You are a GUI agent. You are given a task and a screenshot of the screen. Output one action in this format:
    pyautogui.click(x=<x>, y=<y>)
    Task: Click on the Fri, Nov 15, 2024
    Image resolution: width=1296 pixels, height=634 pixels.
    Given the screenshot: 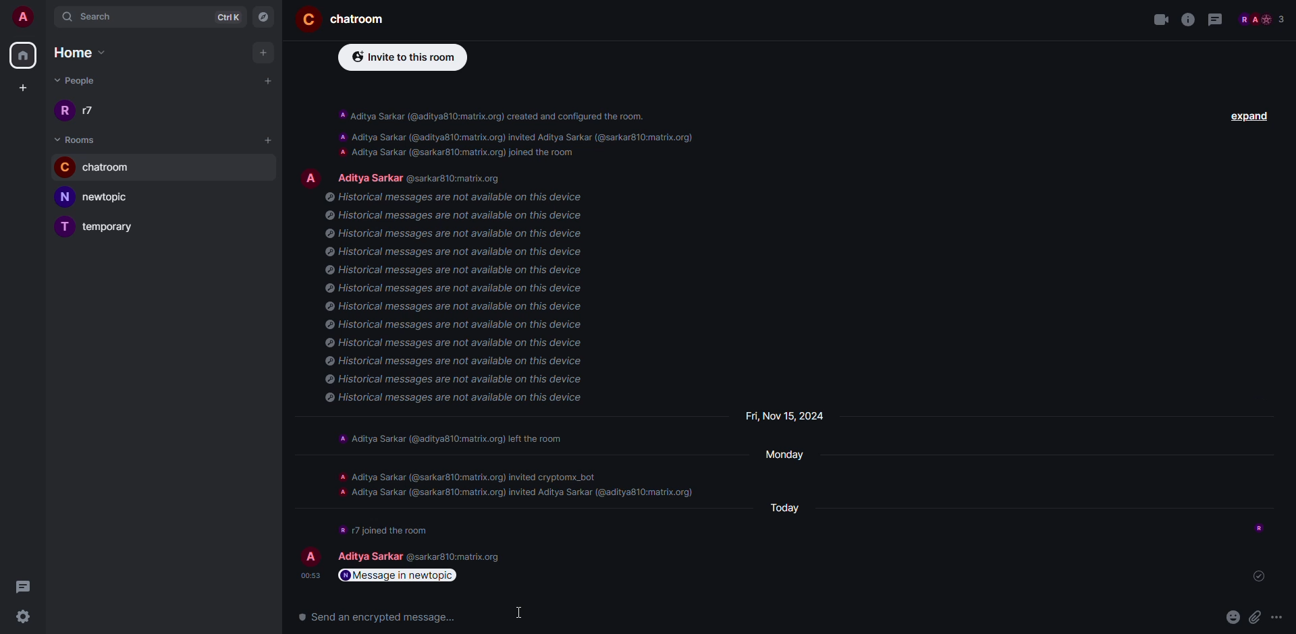 What is the action you would take?
    pyautogui.click(x=786, y=417)
    